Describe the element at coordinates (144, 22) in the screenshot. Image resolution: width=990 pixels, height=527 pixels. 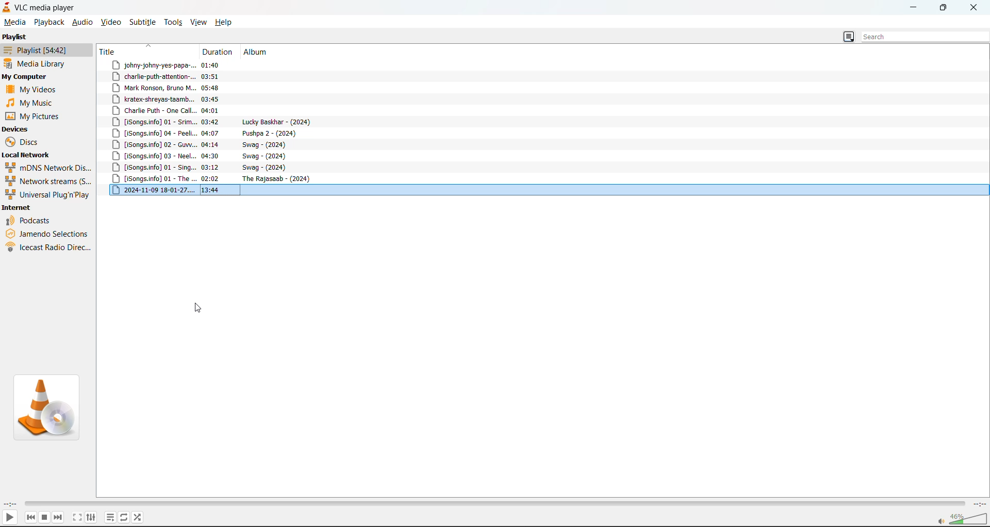
I see `subtitle` at that location.